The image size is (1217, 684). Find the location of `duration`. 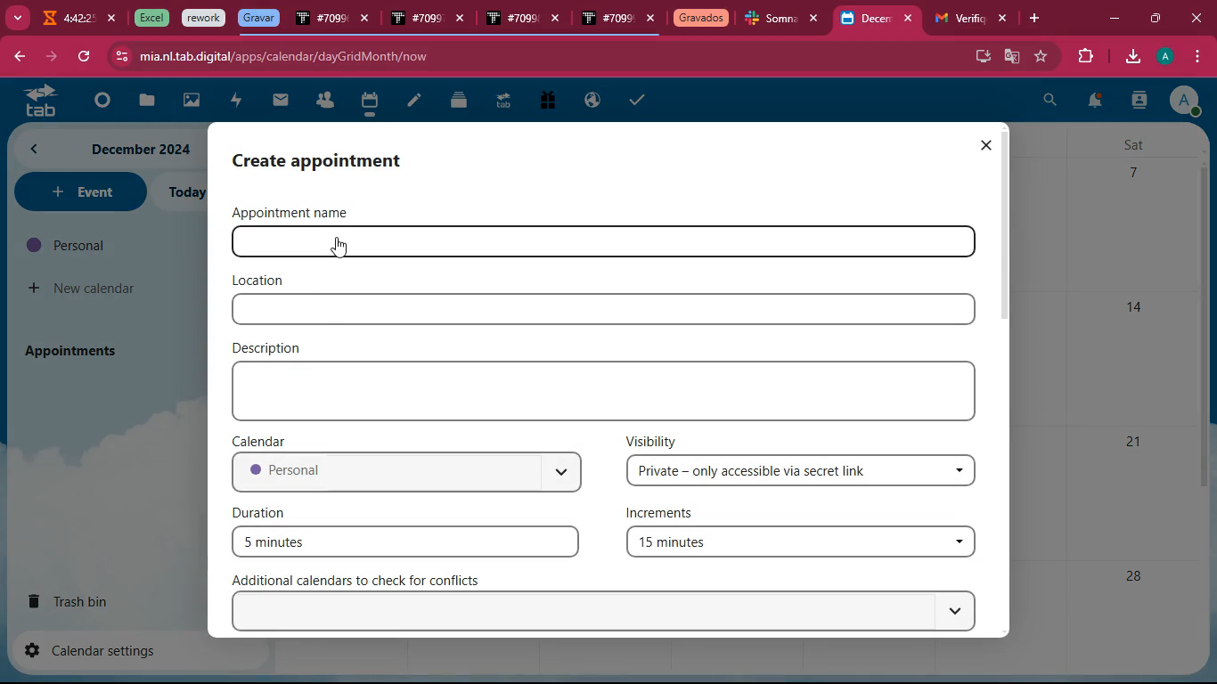

duration is located at coordinates (264, 511).